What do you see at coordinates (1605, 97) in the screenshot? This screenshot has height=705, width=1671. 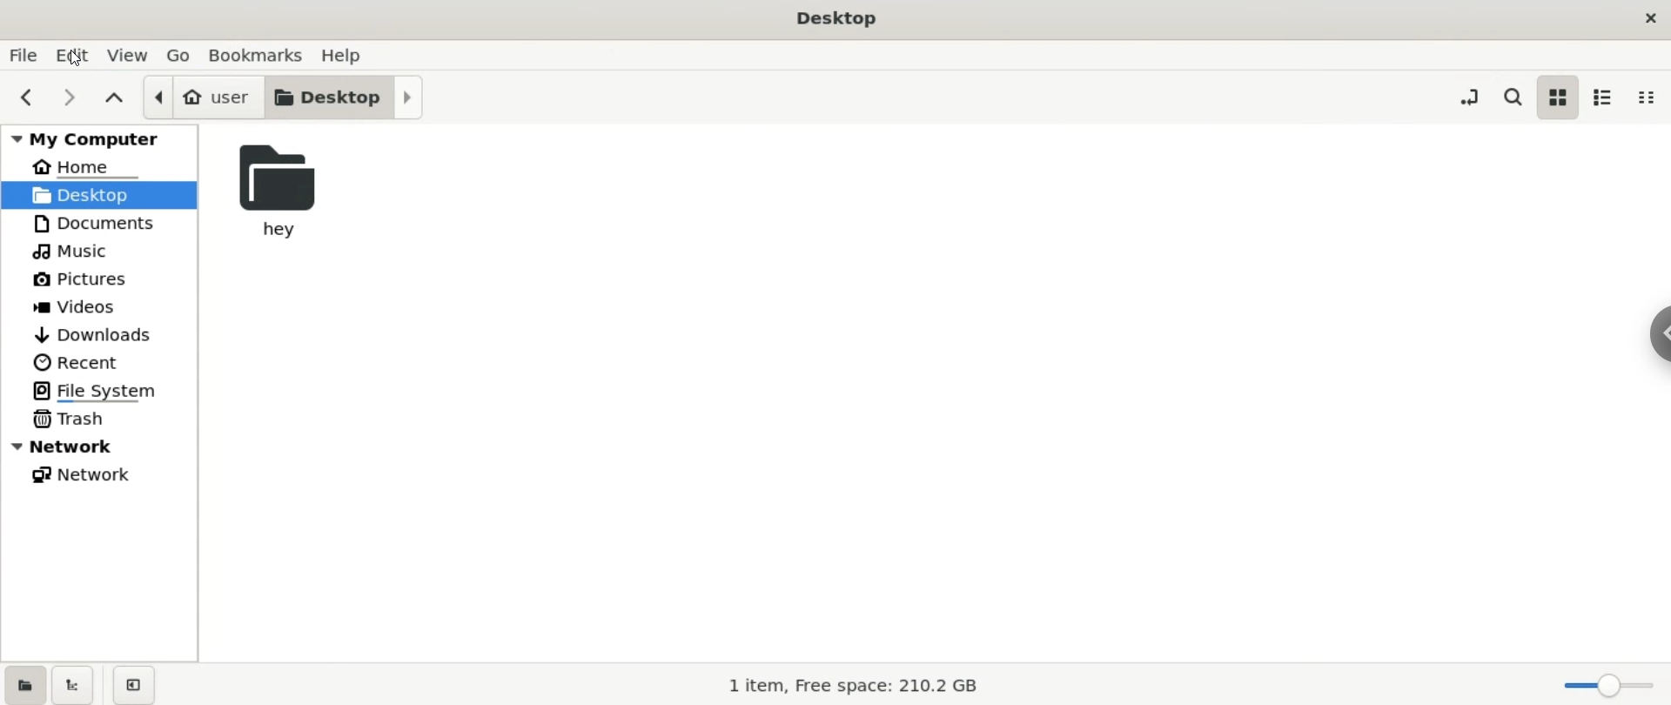 I see `list view` at bounding box center [1605, 97].